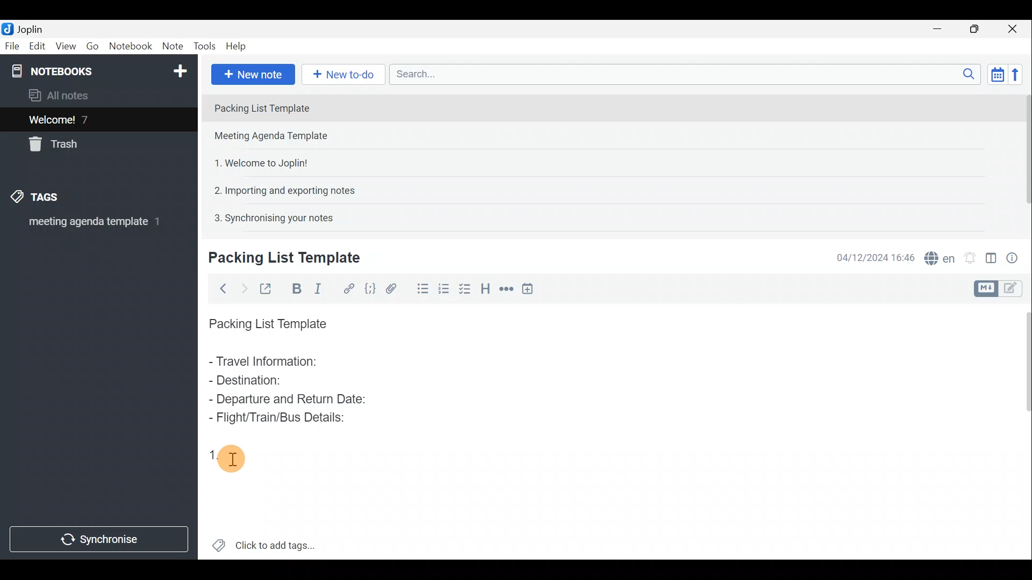 The width and height of the screenshot is (1032, 580). What do you see at coordinates (273, 363) in the screenshot?
I see `Travel Information:` at bounding box center [273, 363].